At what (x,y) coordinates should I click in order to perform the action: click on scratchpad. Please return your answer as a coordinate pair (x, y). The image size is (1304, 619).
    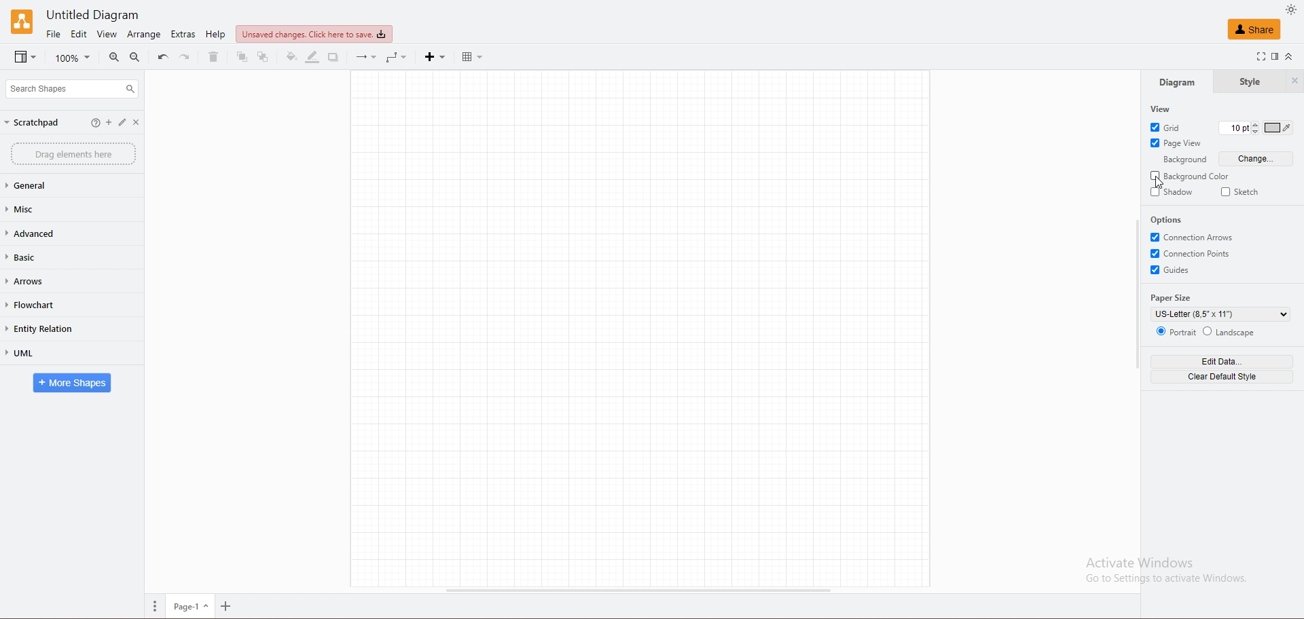
    Looking at the image, I should click on (33, 122).